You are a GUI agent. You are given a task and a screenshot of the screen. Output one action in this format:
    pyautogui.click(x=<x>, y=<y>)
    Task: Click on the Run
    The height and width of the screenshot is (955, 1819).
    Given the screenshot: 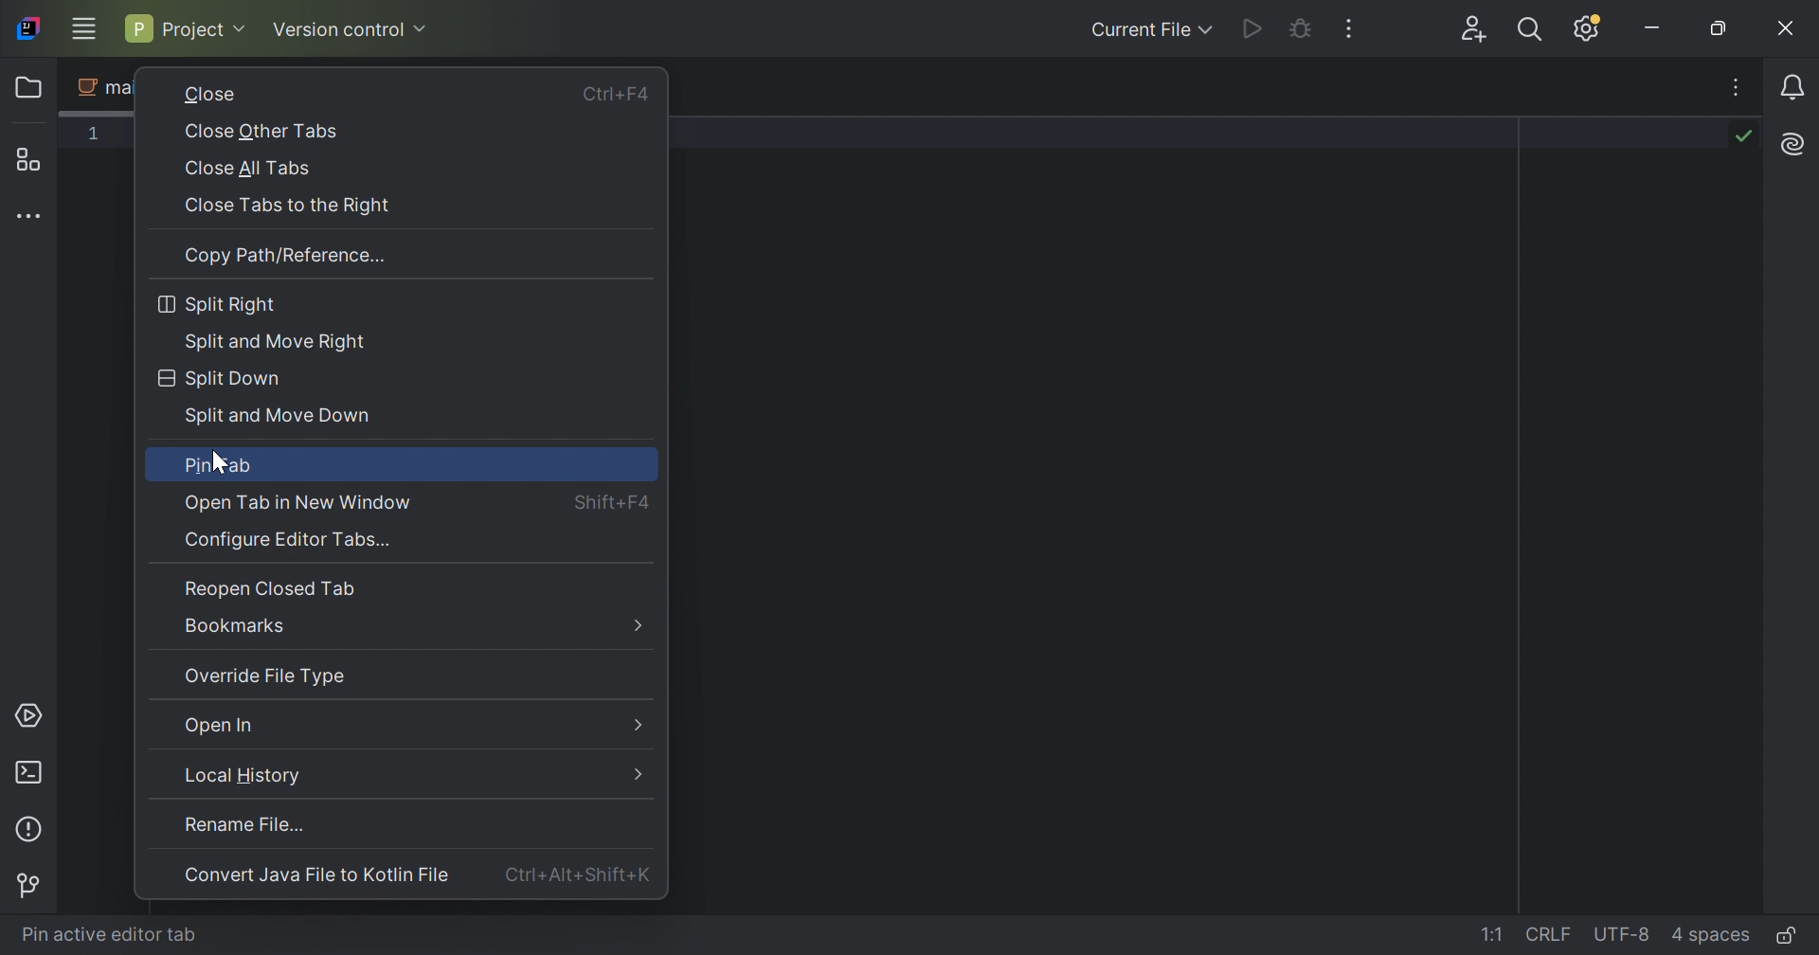 What is the action you would take?
    pyautogui.click(x=1253, y=29)
    